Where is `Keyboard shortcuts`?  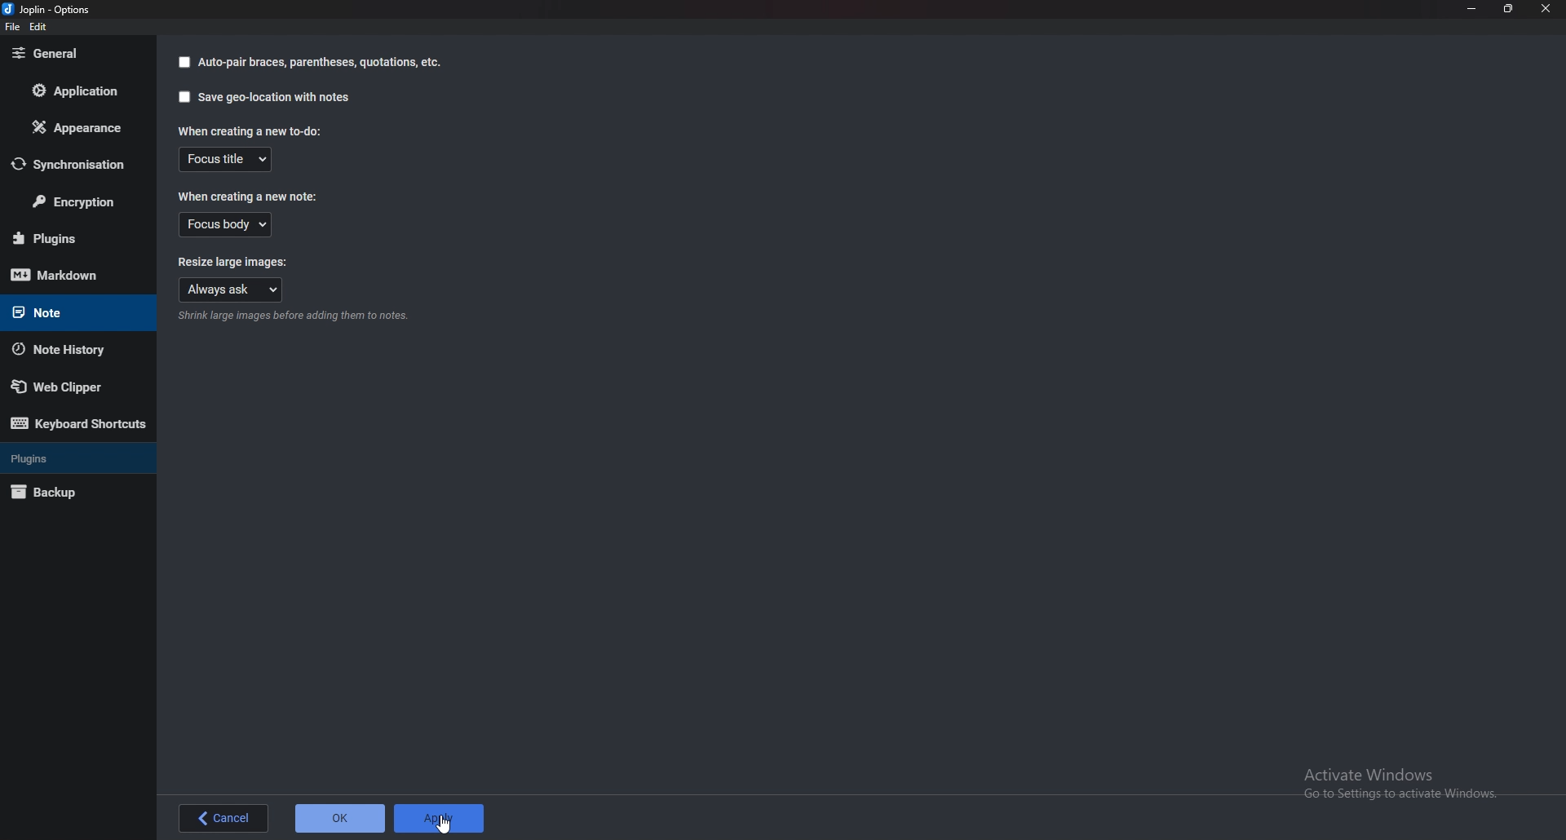
Keyboard shortcuts is located at coordinates (79, 427).